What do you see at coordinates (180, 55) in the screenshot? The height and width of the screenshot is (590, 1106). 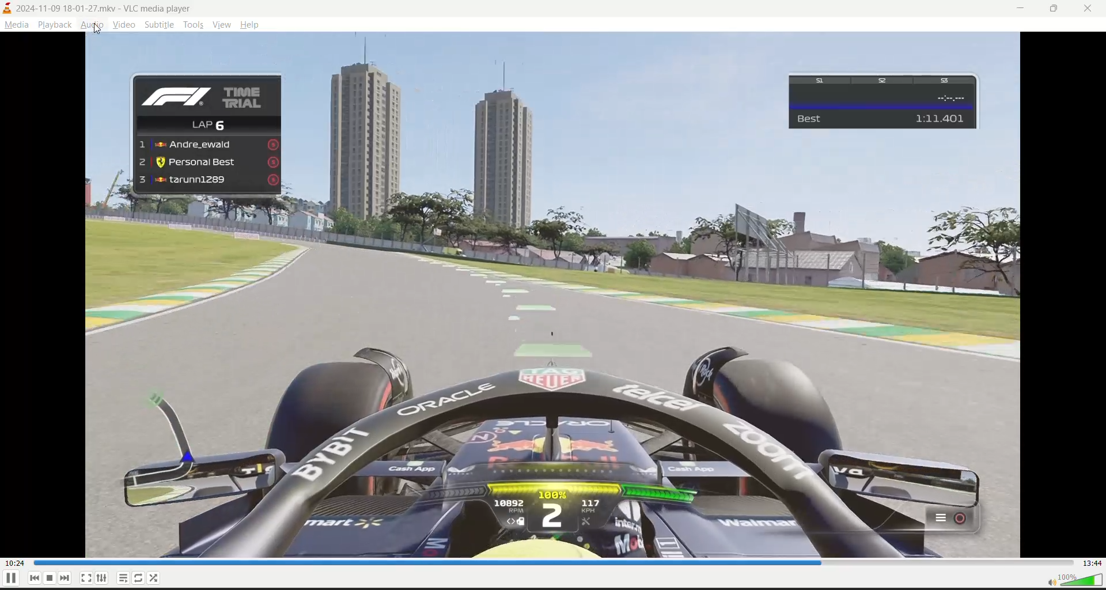 I see `preview` at bounding box center [180, 55].